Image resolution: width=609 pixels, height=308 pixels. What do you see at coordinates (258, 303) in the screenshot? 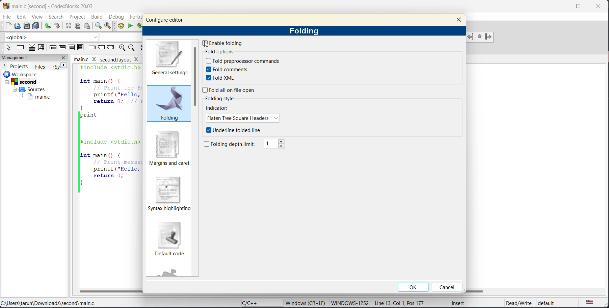
I see `language` at bounding box center [258, 303].